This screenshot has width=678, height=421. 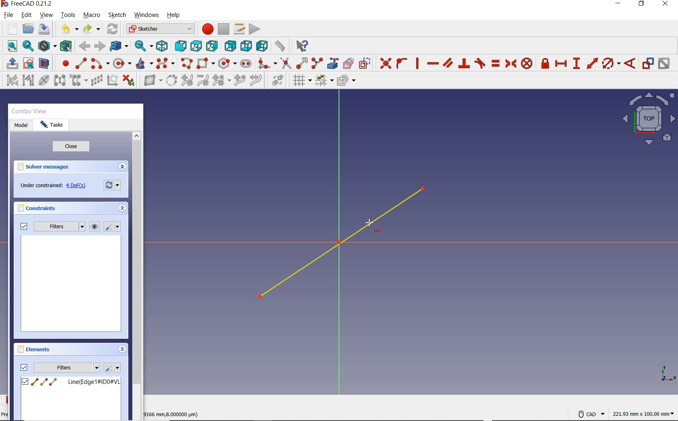 What do you see at coordinates (417, 63) in the screenshot?
I see `CONSTRAIN VERTICALLY` at bounding box center [417, 63].